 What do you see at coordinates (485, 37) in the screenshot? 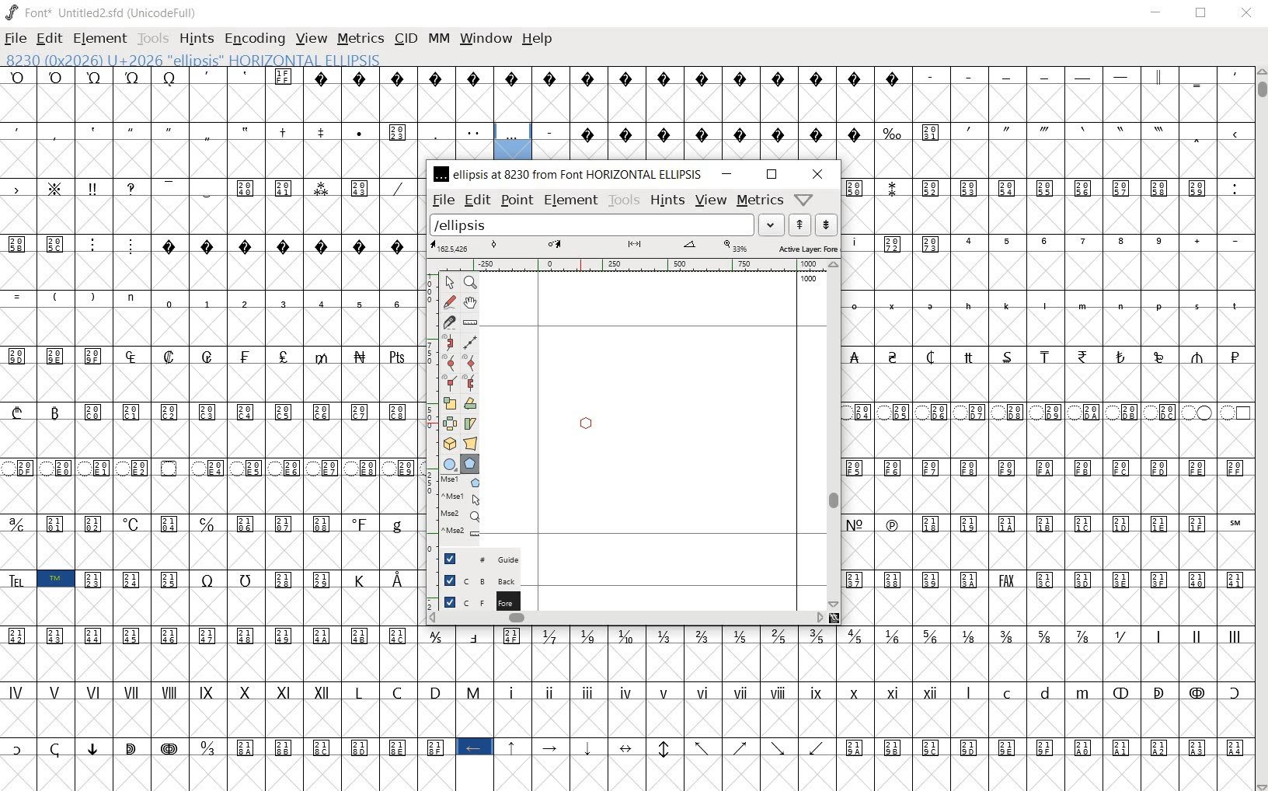
I see `WINDOW` at bounding box center [485, 37].